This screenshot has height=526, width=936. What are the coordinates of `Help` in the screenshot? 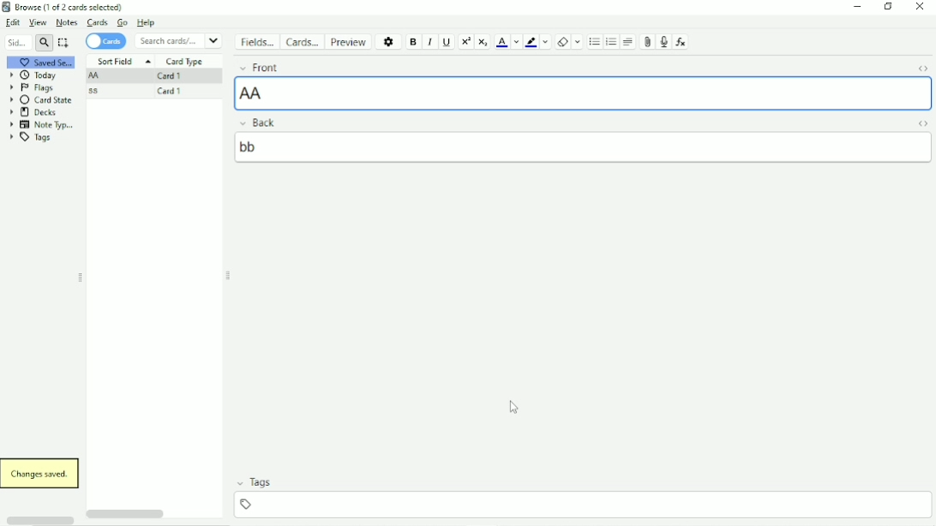 It's located at (151, 23).